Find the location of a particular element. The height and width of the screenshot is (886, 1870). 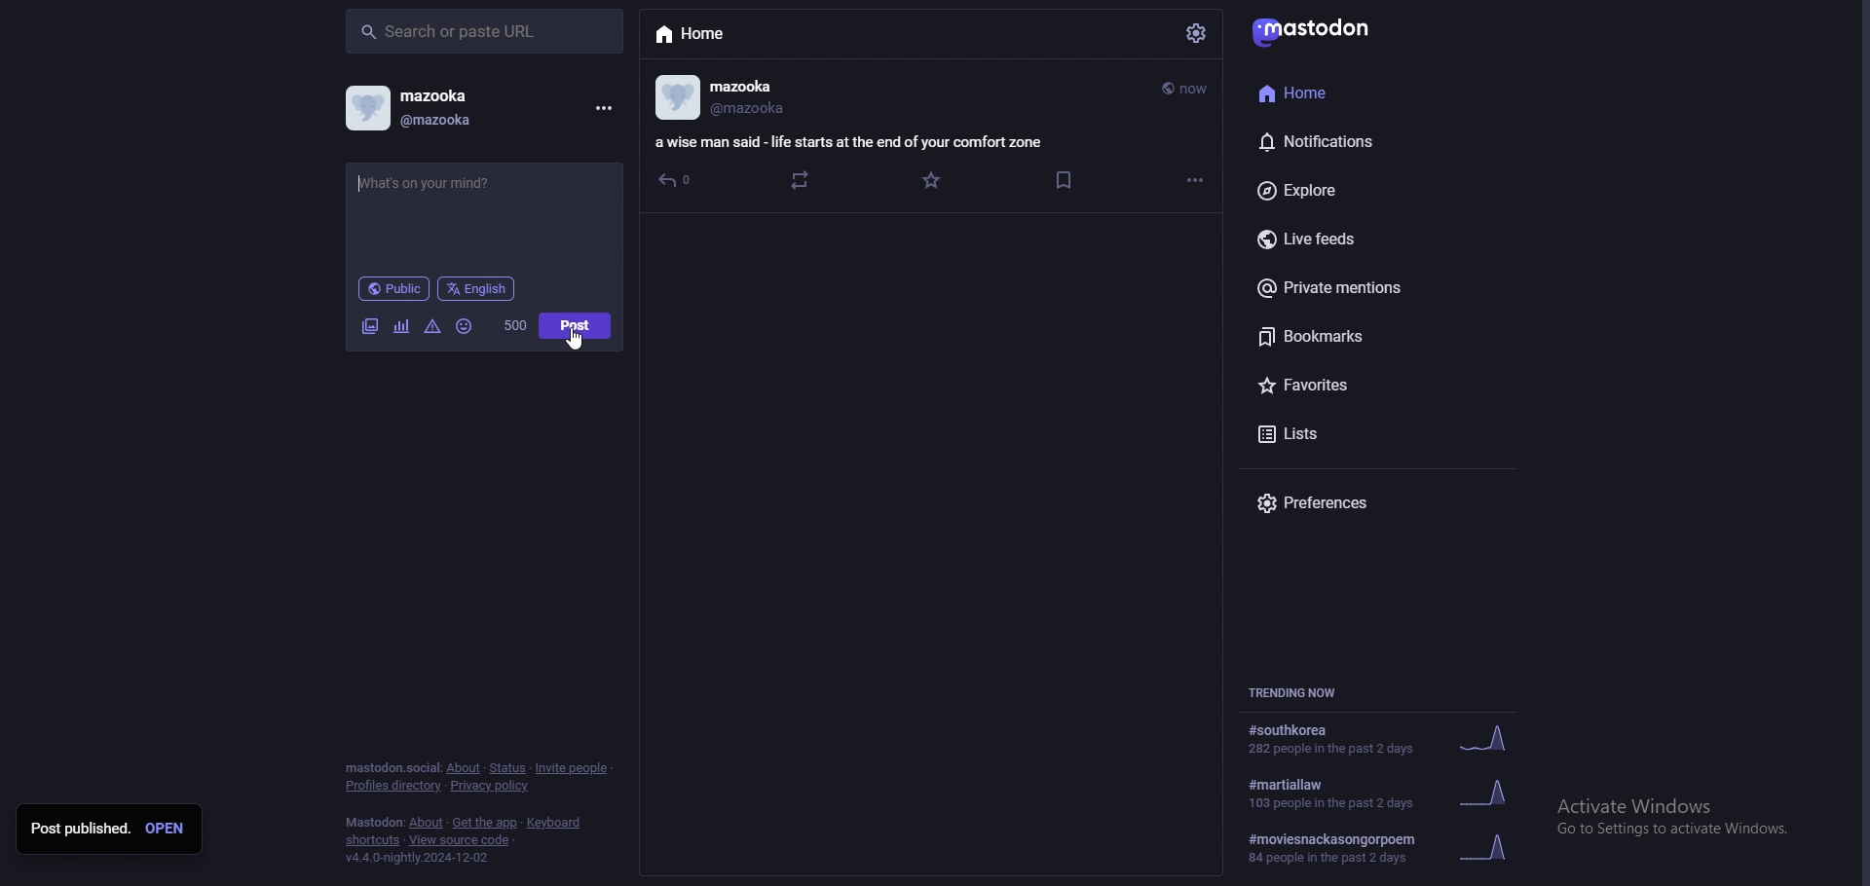

profile picture is located at coordinates (365, 106).